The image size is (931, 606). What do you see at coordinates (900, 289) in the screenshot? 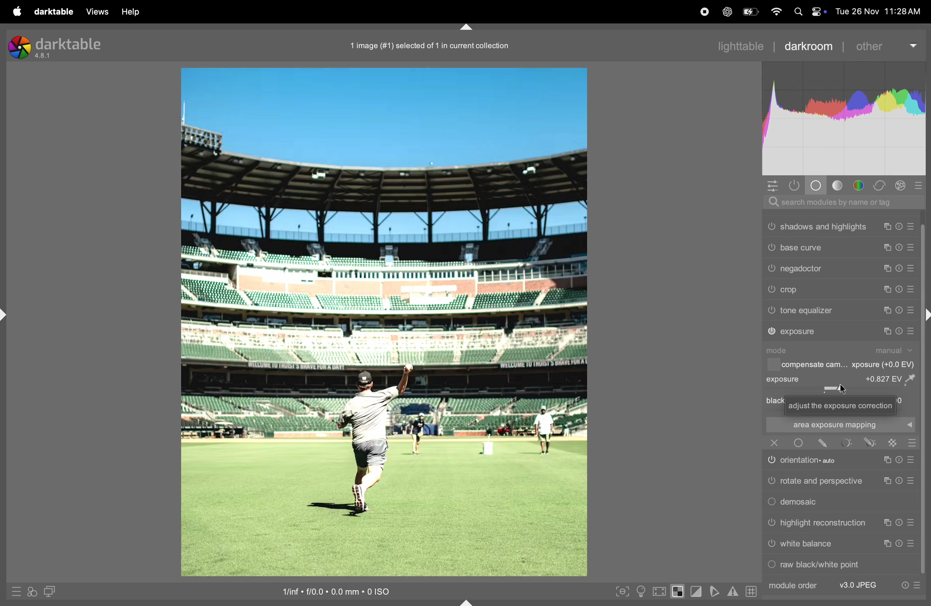
I see `reset presets` at bounding box center [900, 289].